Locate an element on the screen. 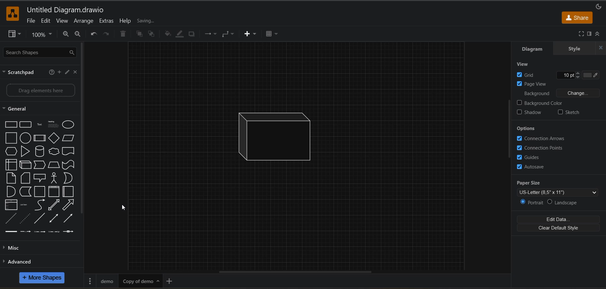 Image resolution: width=606 pixels, height=289 pixels. cursor is located at coordinates (123, 208).